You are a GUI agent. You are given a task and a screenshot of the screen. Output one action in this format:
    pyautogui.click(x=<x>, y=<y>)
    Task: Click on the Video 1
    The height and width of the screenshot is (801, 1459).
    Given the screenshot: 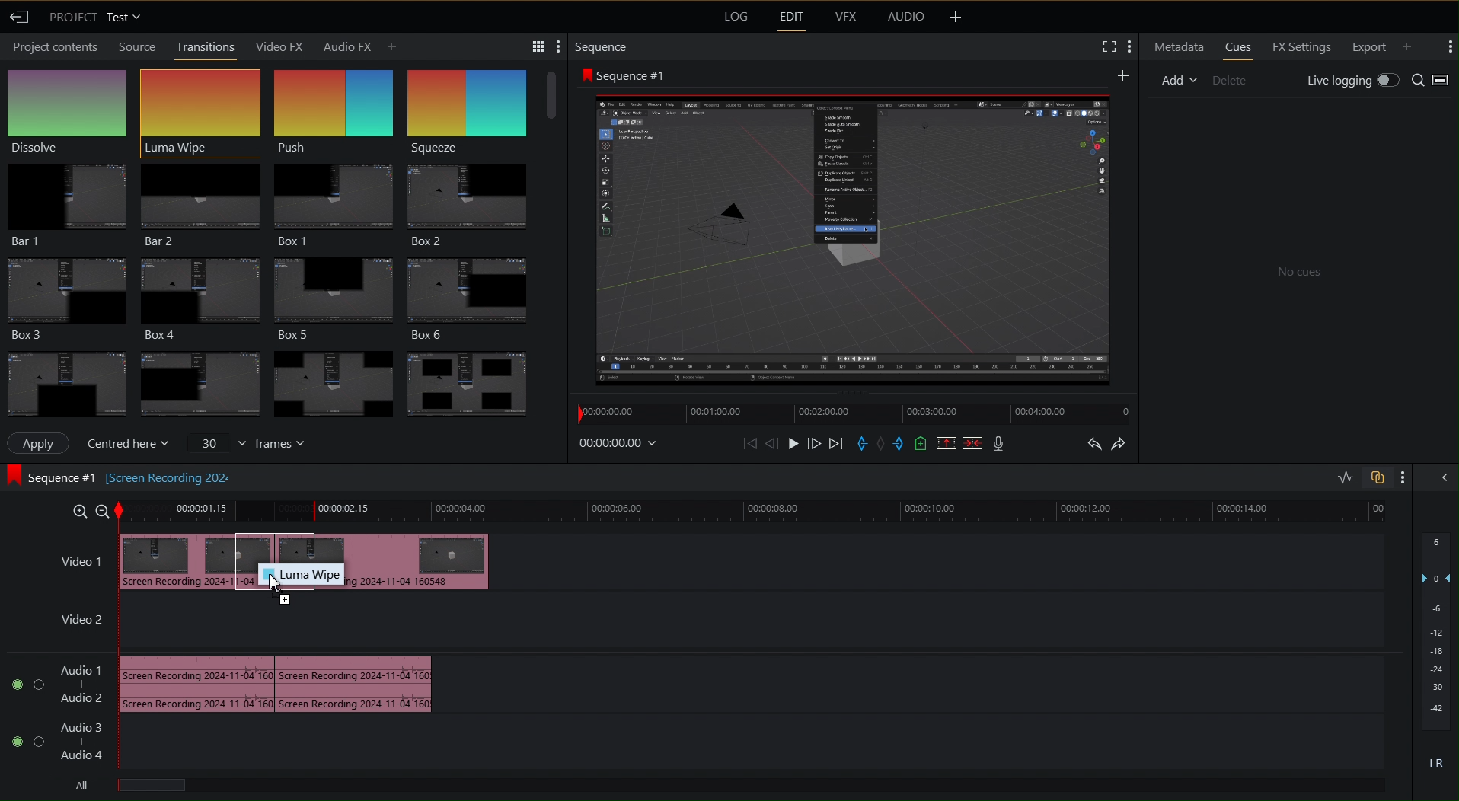 What is the action you would take?
    pyautogui.click(x=335, y=544)
    